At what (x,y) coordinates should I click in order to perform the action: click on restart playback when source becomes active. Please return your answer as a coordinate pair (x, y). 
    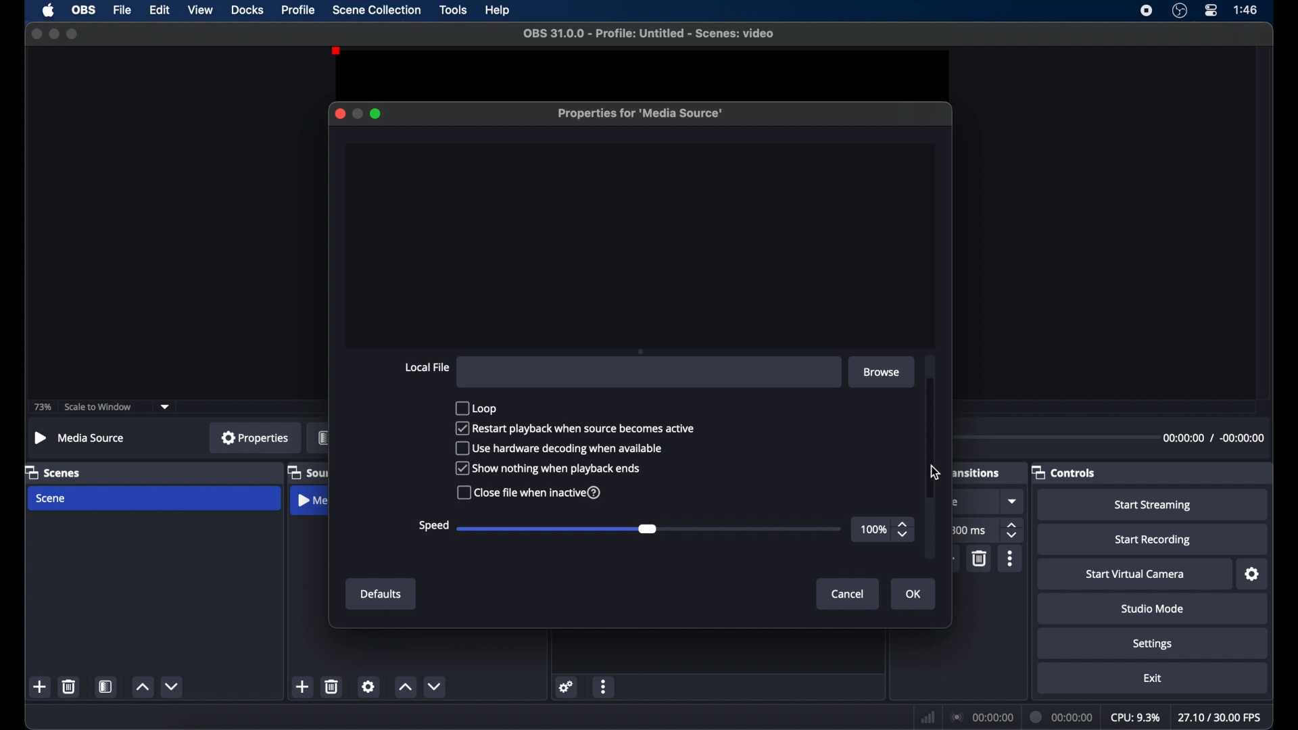
    Looking at the image, I should click on (575, 428).